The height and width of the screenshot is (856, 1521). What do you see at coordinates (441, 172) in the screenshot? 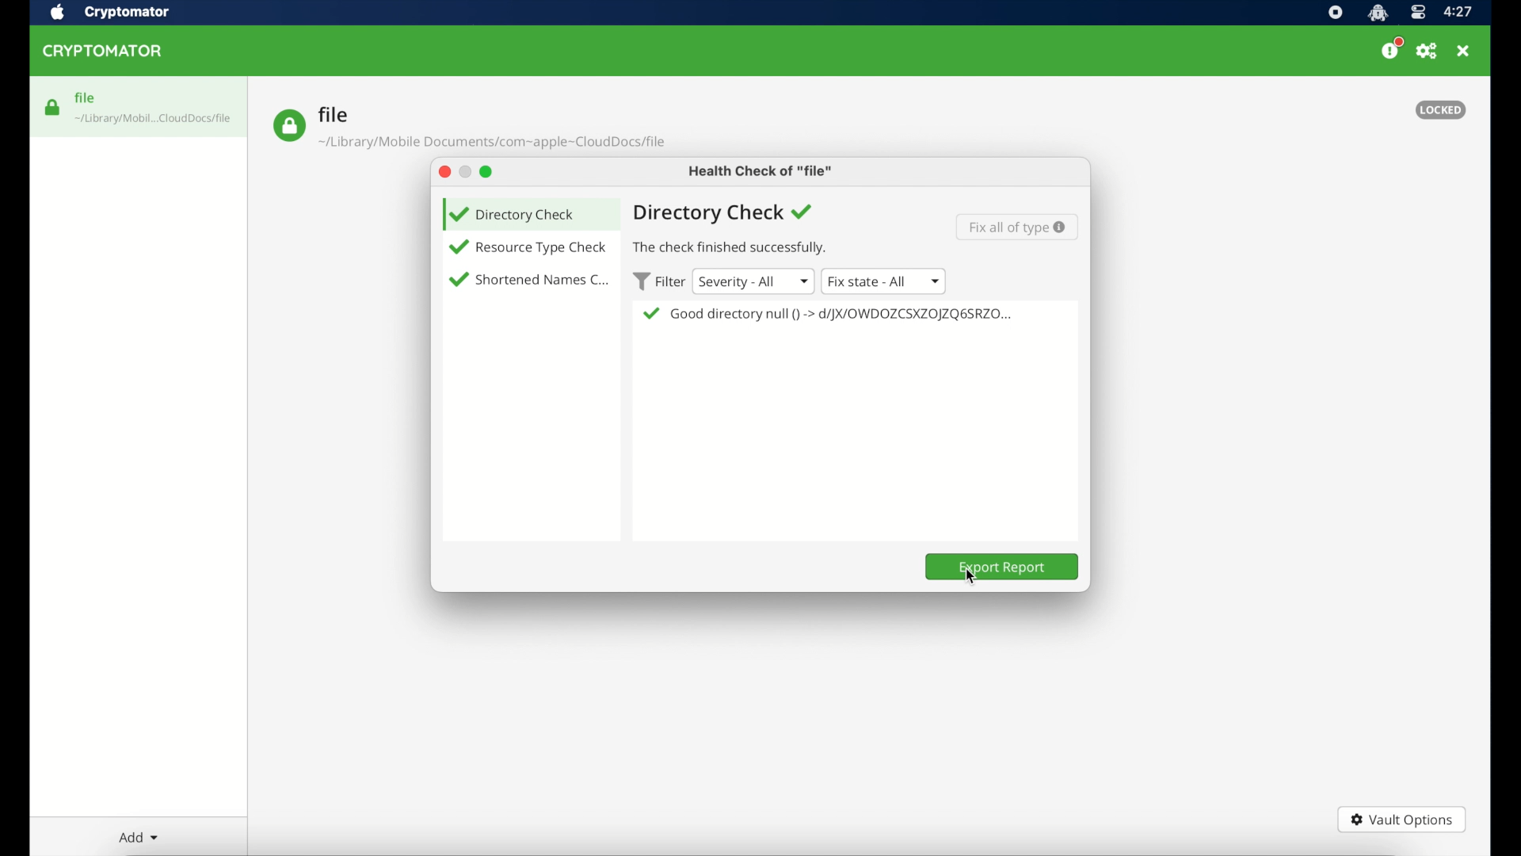
I see `close` at bounding box center [441, 172].